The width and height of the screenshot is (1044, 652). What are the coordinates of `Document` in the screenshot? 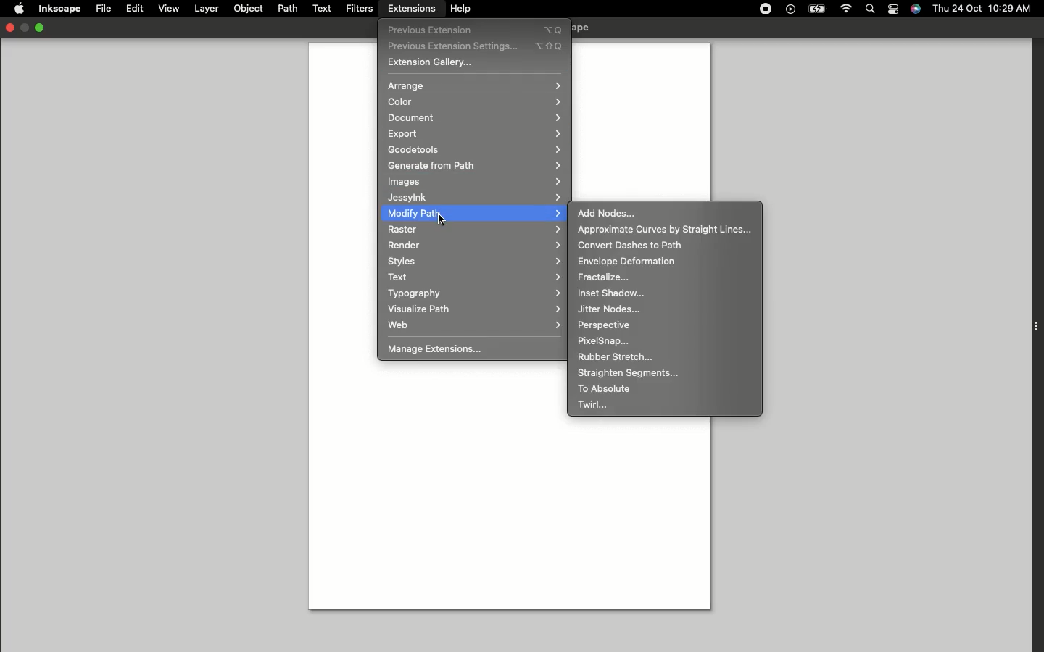 It's located at (474, 117).